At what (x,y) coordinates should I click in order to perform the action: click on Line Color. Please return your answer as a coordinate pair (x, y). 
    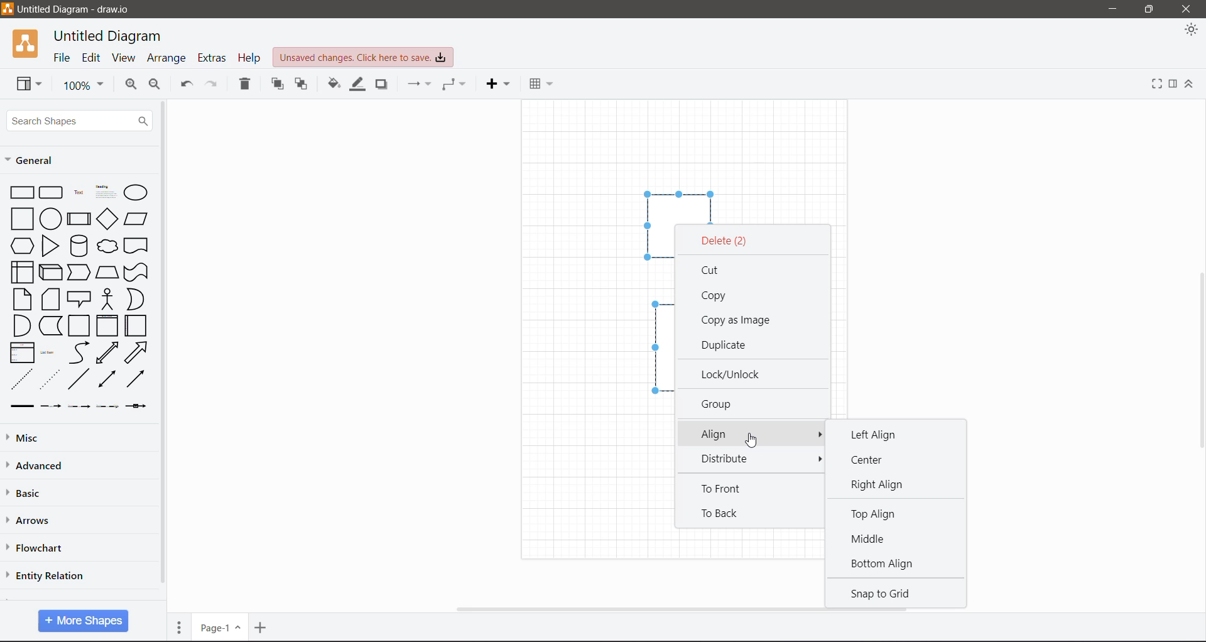
    Looking at the image, I should click on (357, 85).